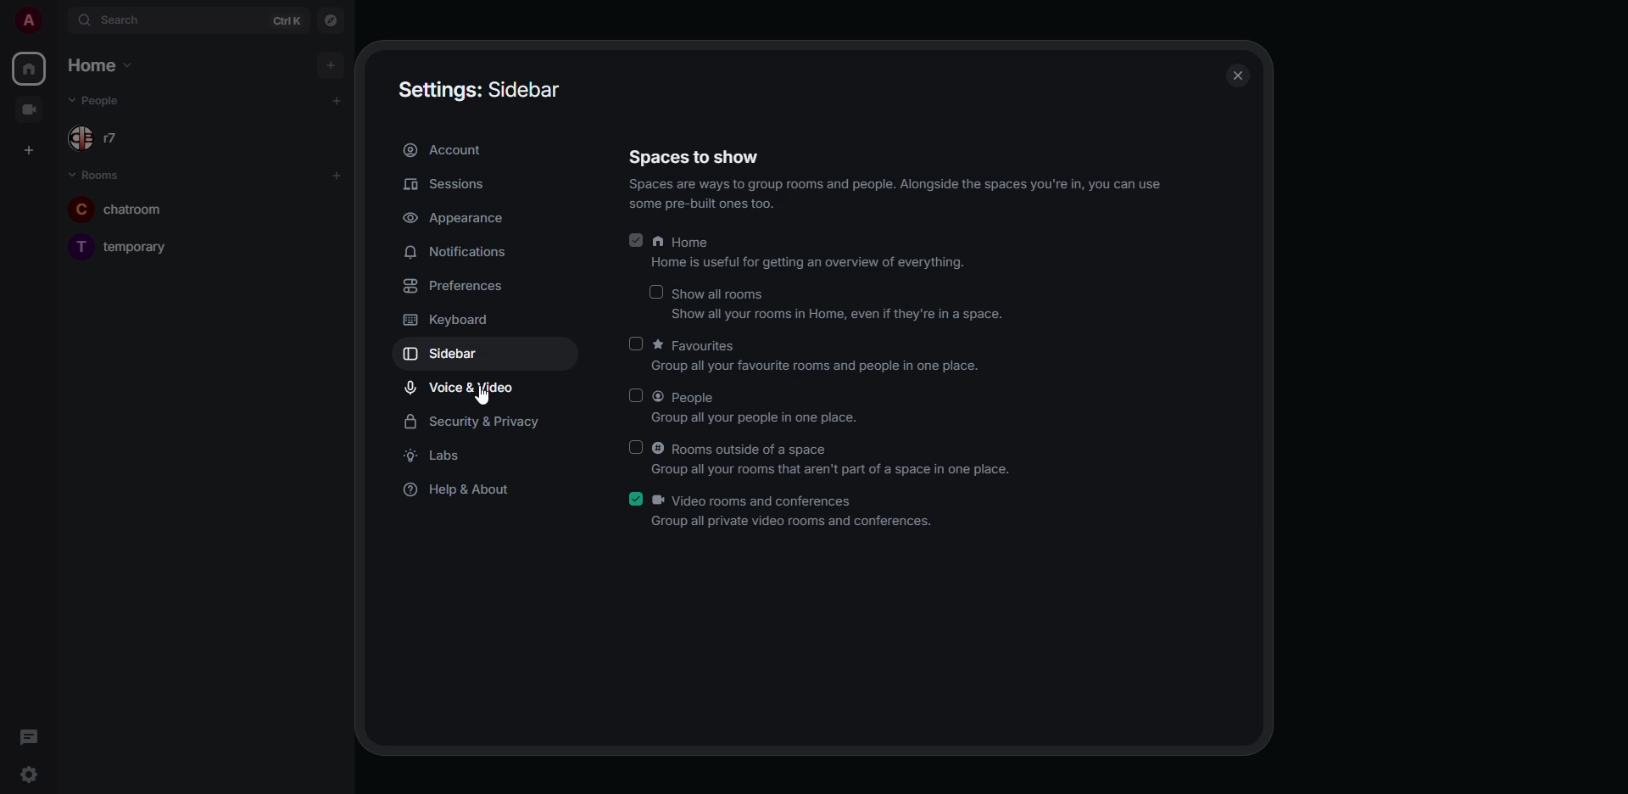  What do you see at coordinates (759, 407) in the screenshot?
I see `people` at bounding box center [759, 407].